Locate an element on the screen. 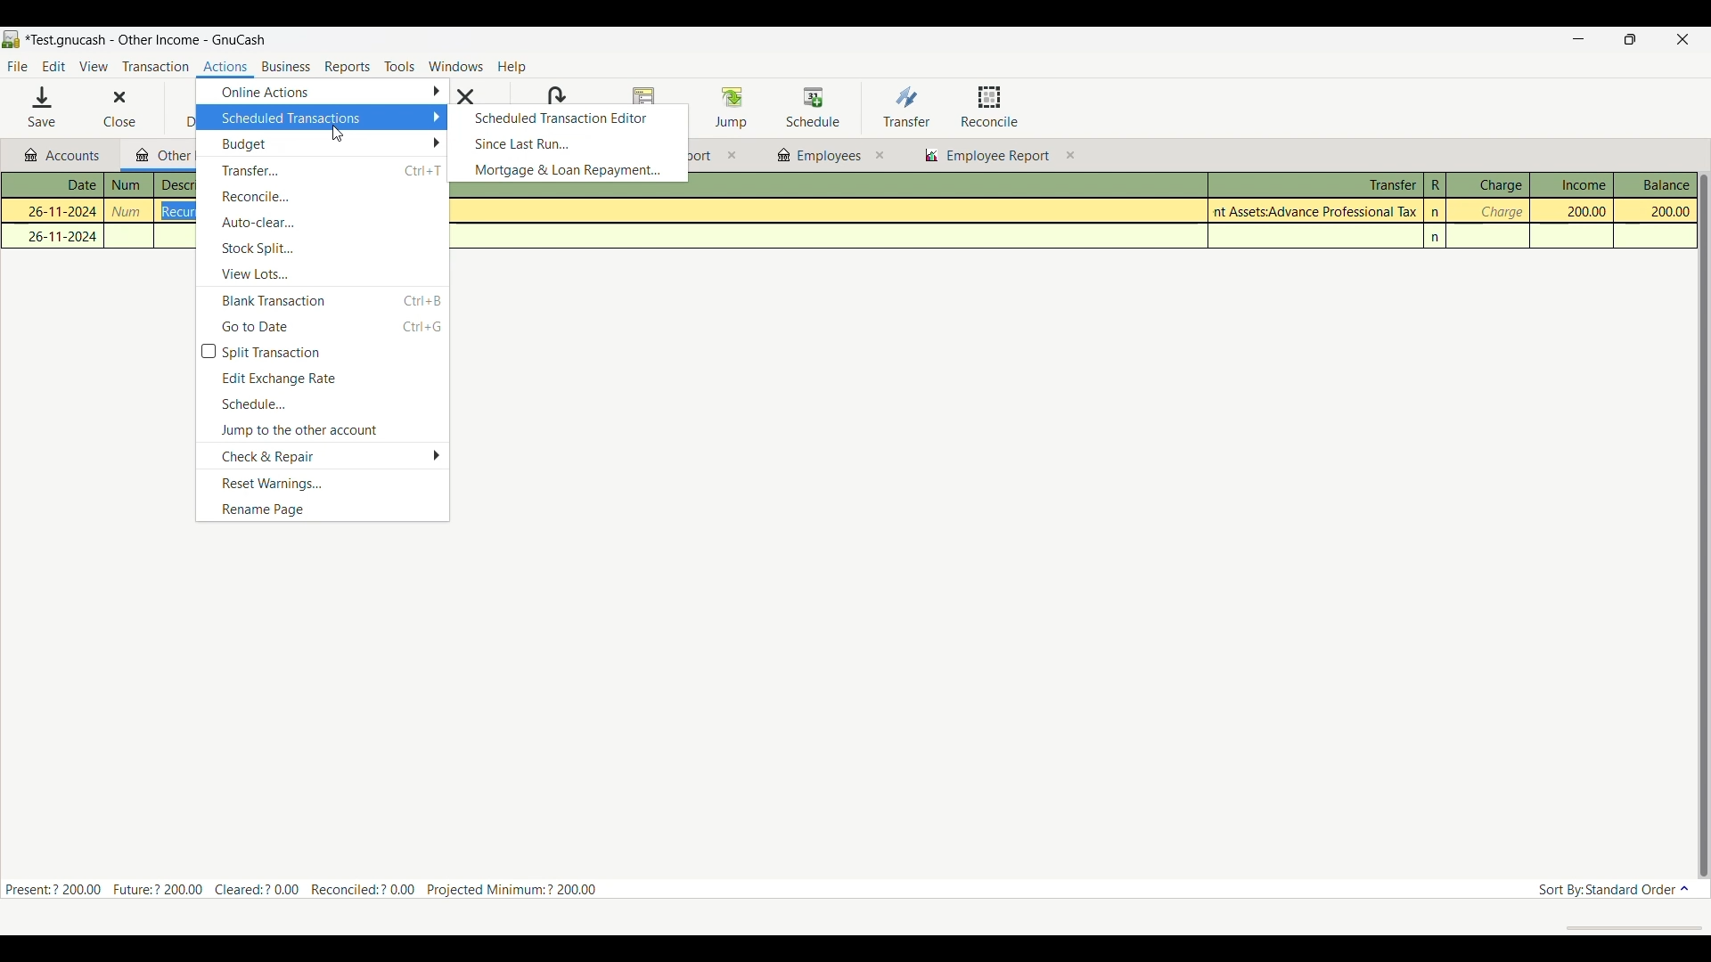 This screenshot has height=962, width=1711. Close interface is located at coordinates (1680, 41).